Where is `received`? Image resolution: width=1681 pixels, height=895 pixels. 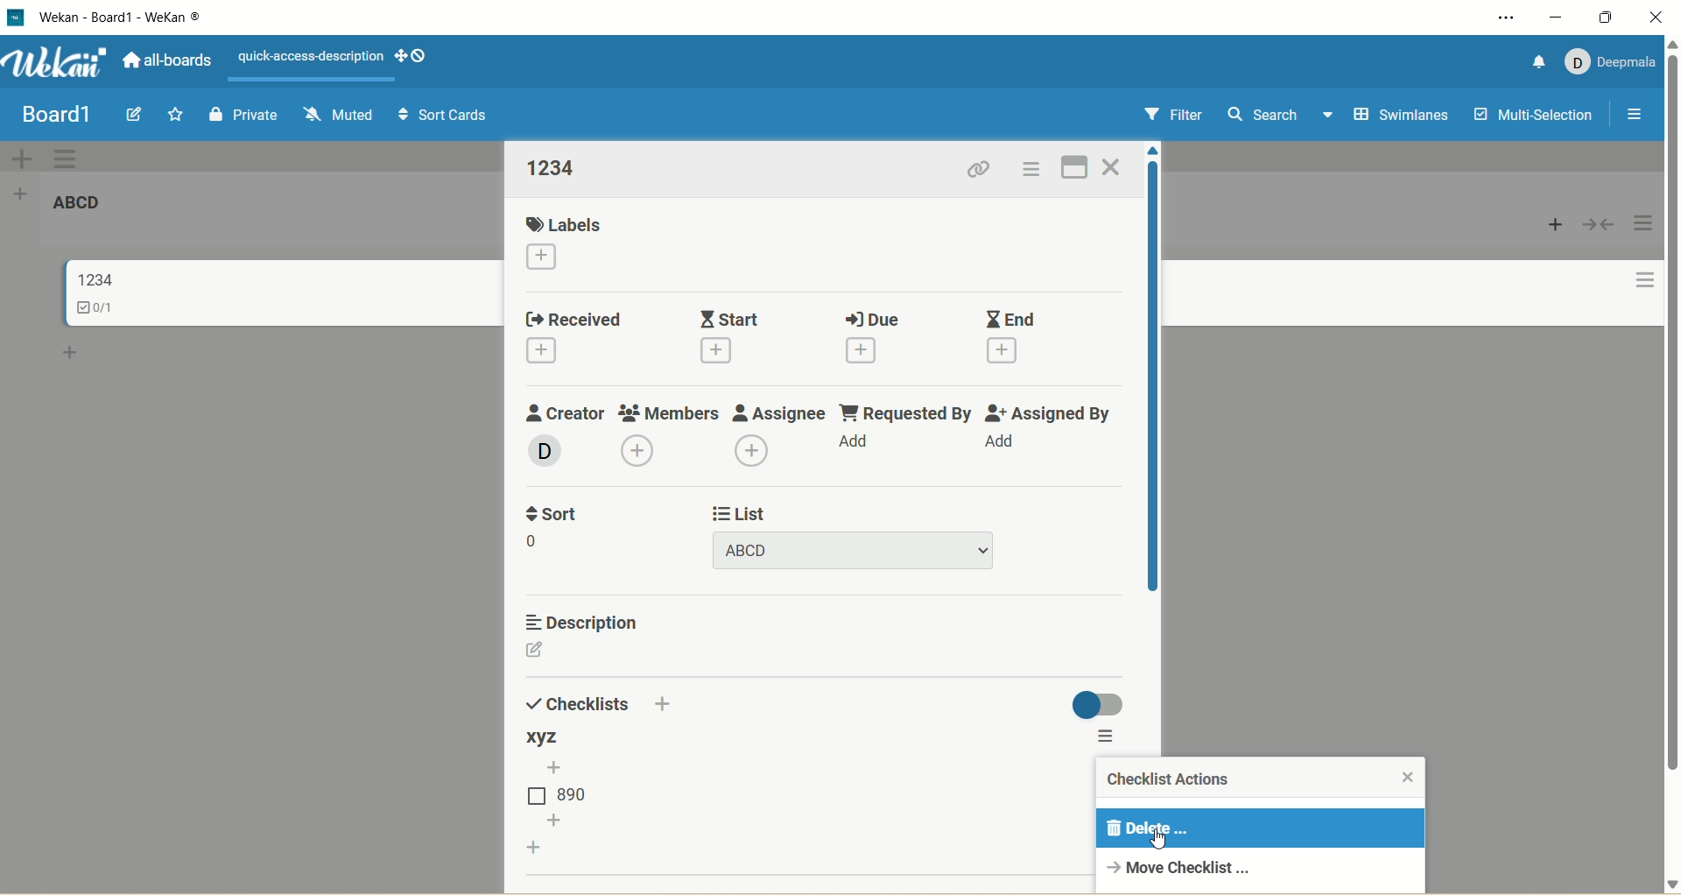
received is located at coordinates (587, 317).